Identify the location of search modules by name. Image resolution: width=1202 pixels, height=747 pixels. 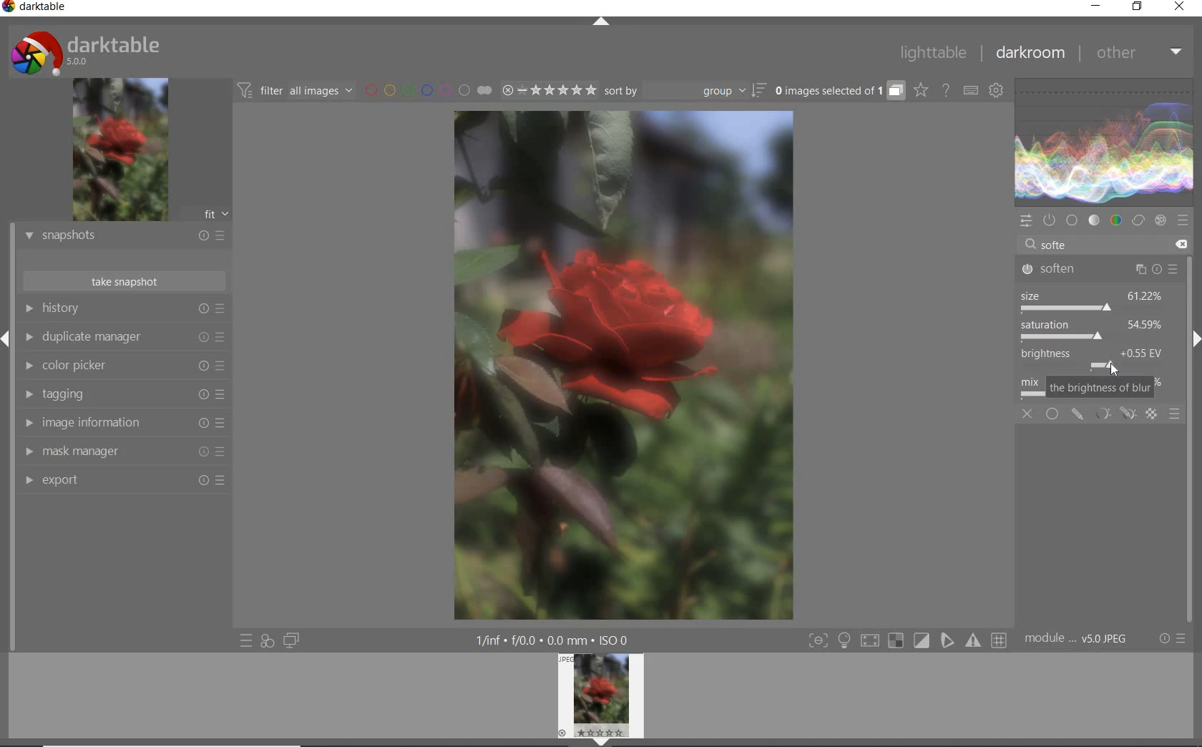
(1091, 243).